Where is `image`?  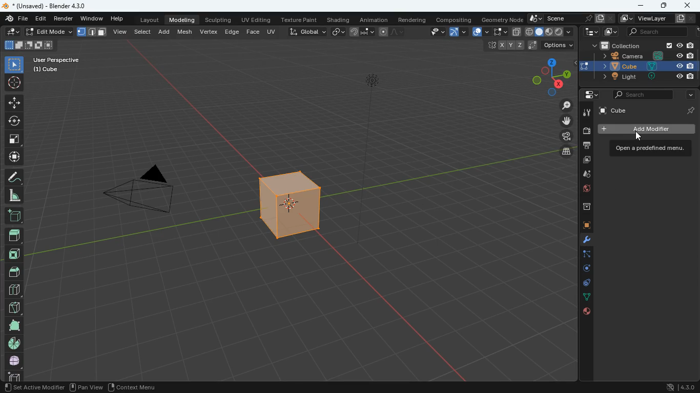
image is located at coordinates (612, 33).